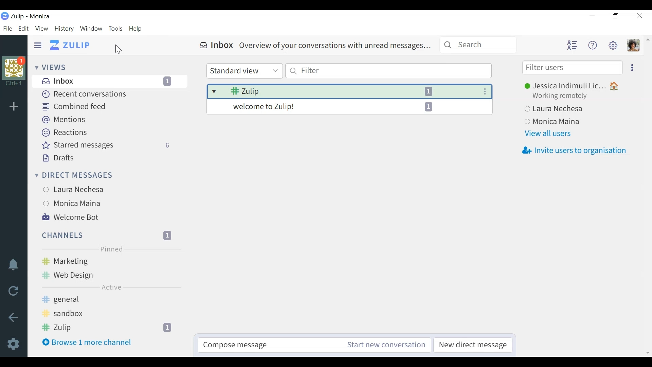  Describe the element at coordinates (62, 120) in the screenshot. I see `Mentions` at that location.